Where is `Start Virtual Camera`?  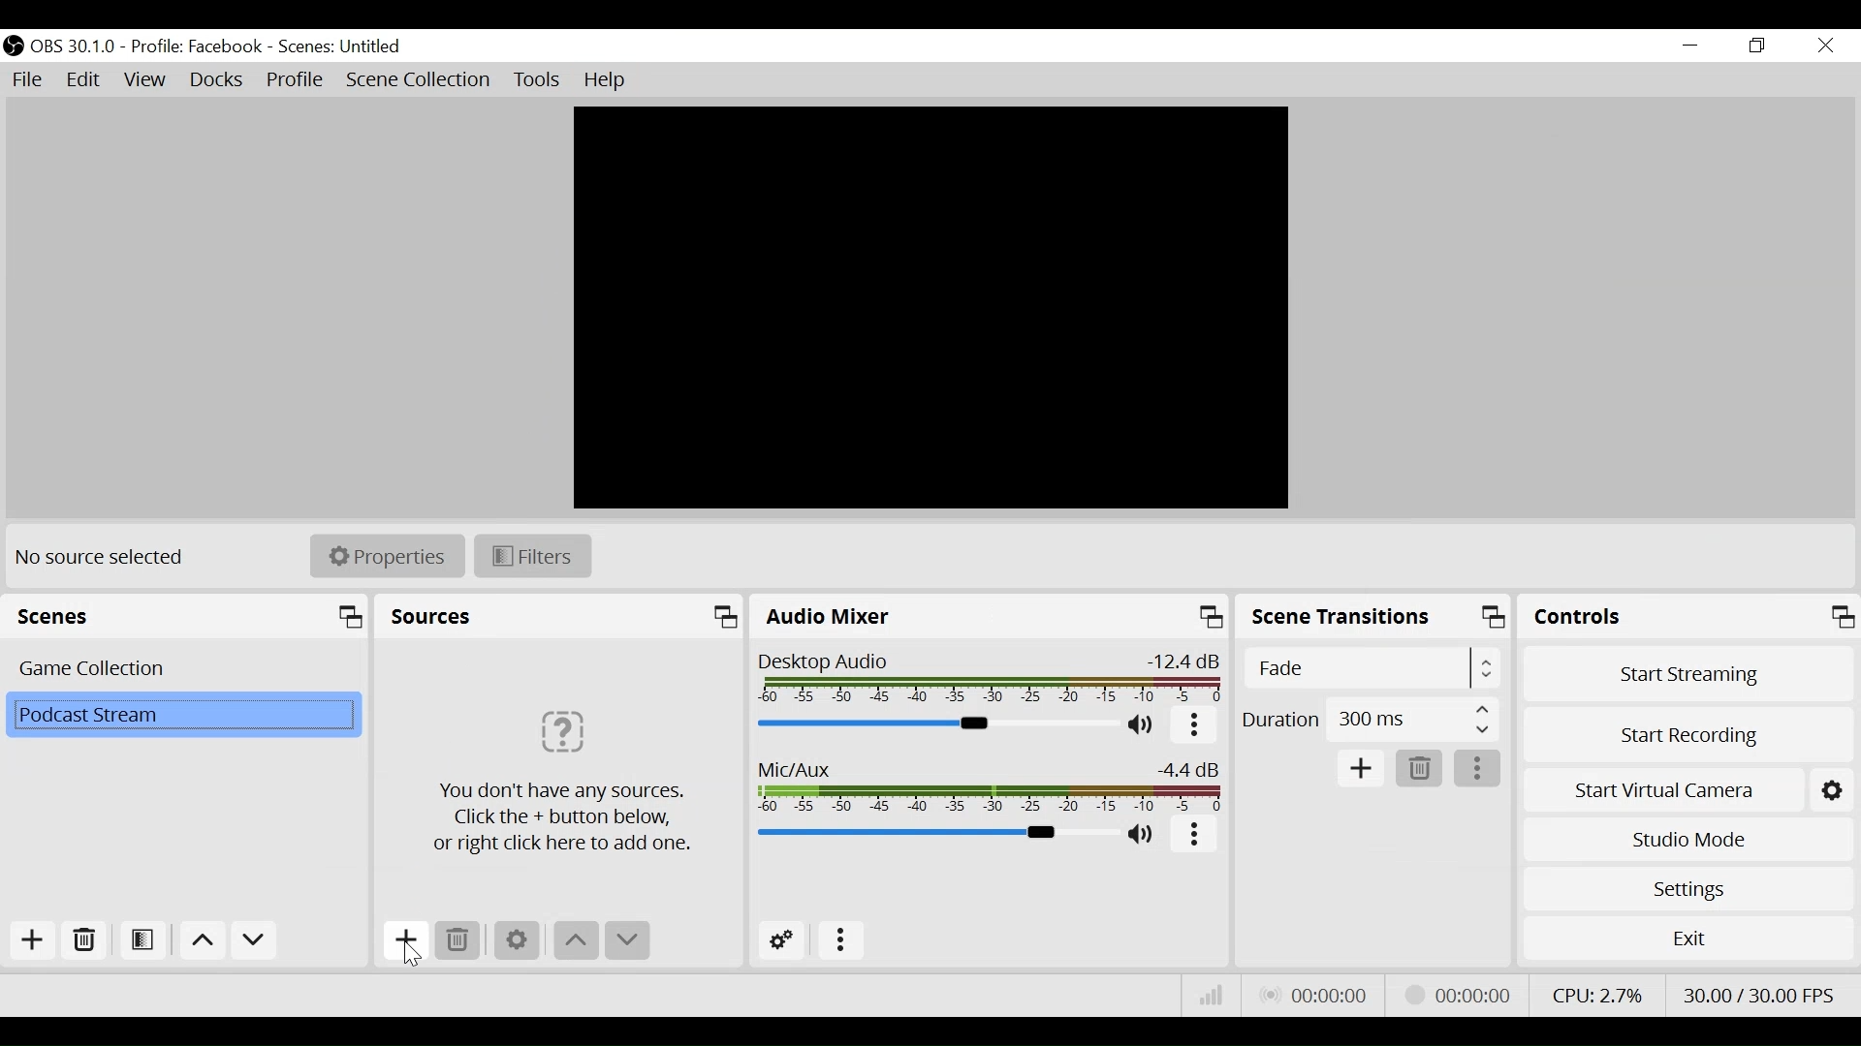
Start Virtual Camera is located at coordinates (1685, 789).